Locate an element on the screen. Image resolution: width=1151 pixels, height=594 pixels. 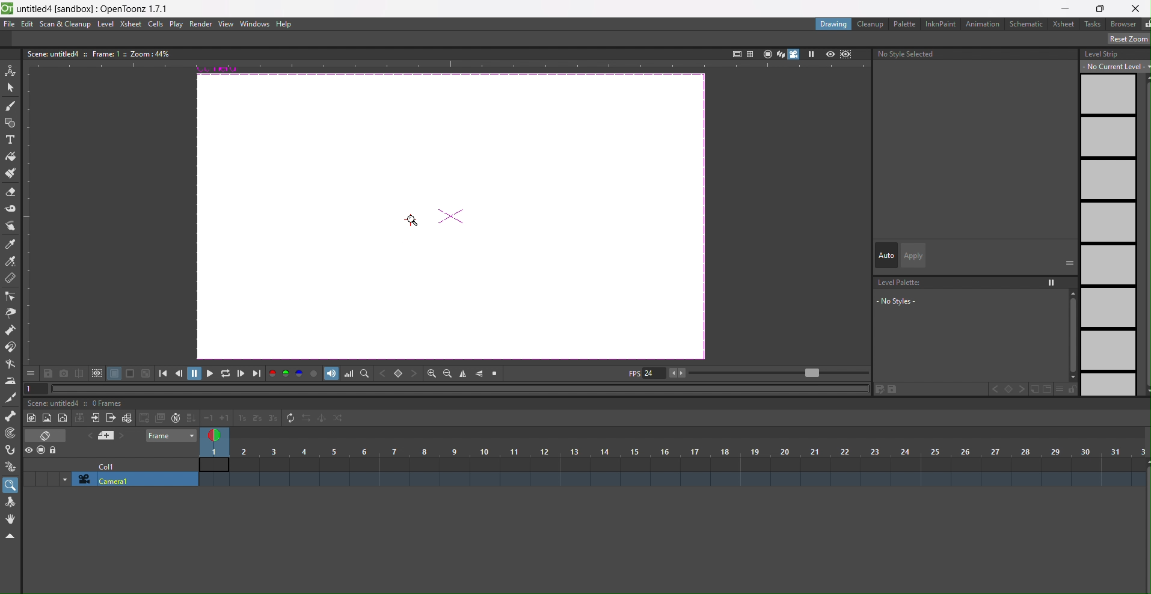
iron tool is located at coordinates (11, 381).